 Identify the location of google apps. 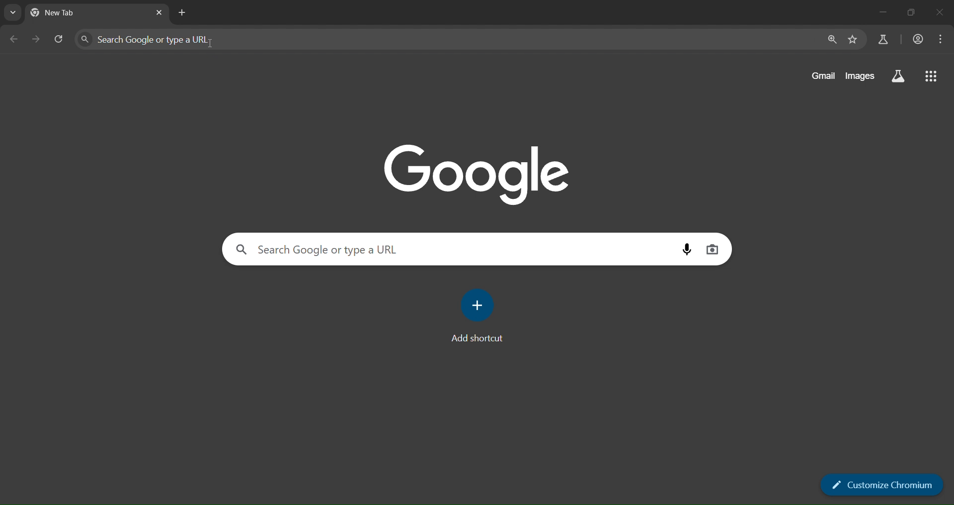
(931, 75).